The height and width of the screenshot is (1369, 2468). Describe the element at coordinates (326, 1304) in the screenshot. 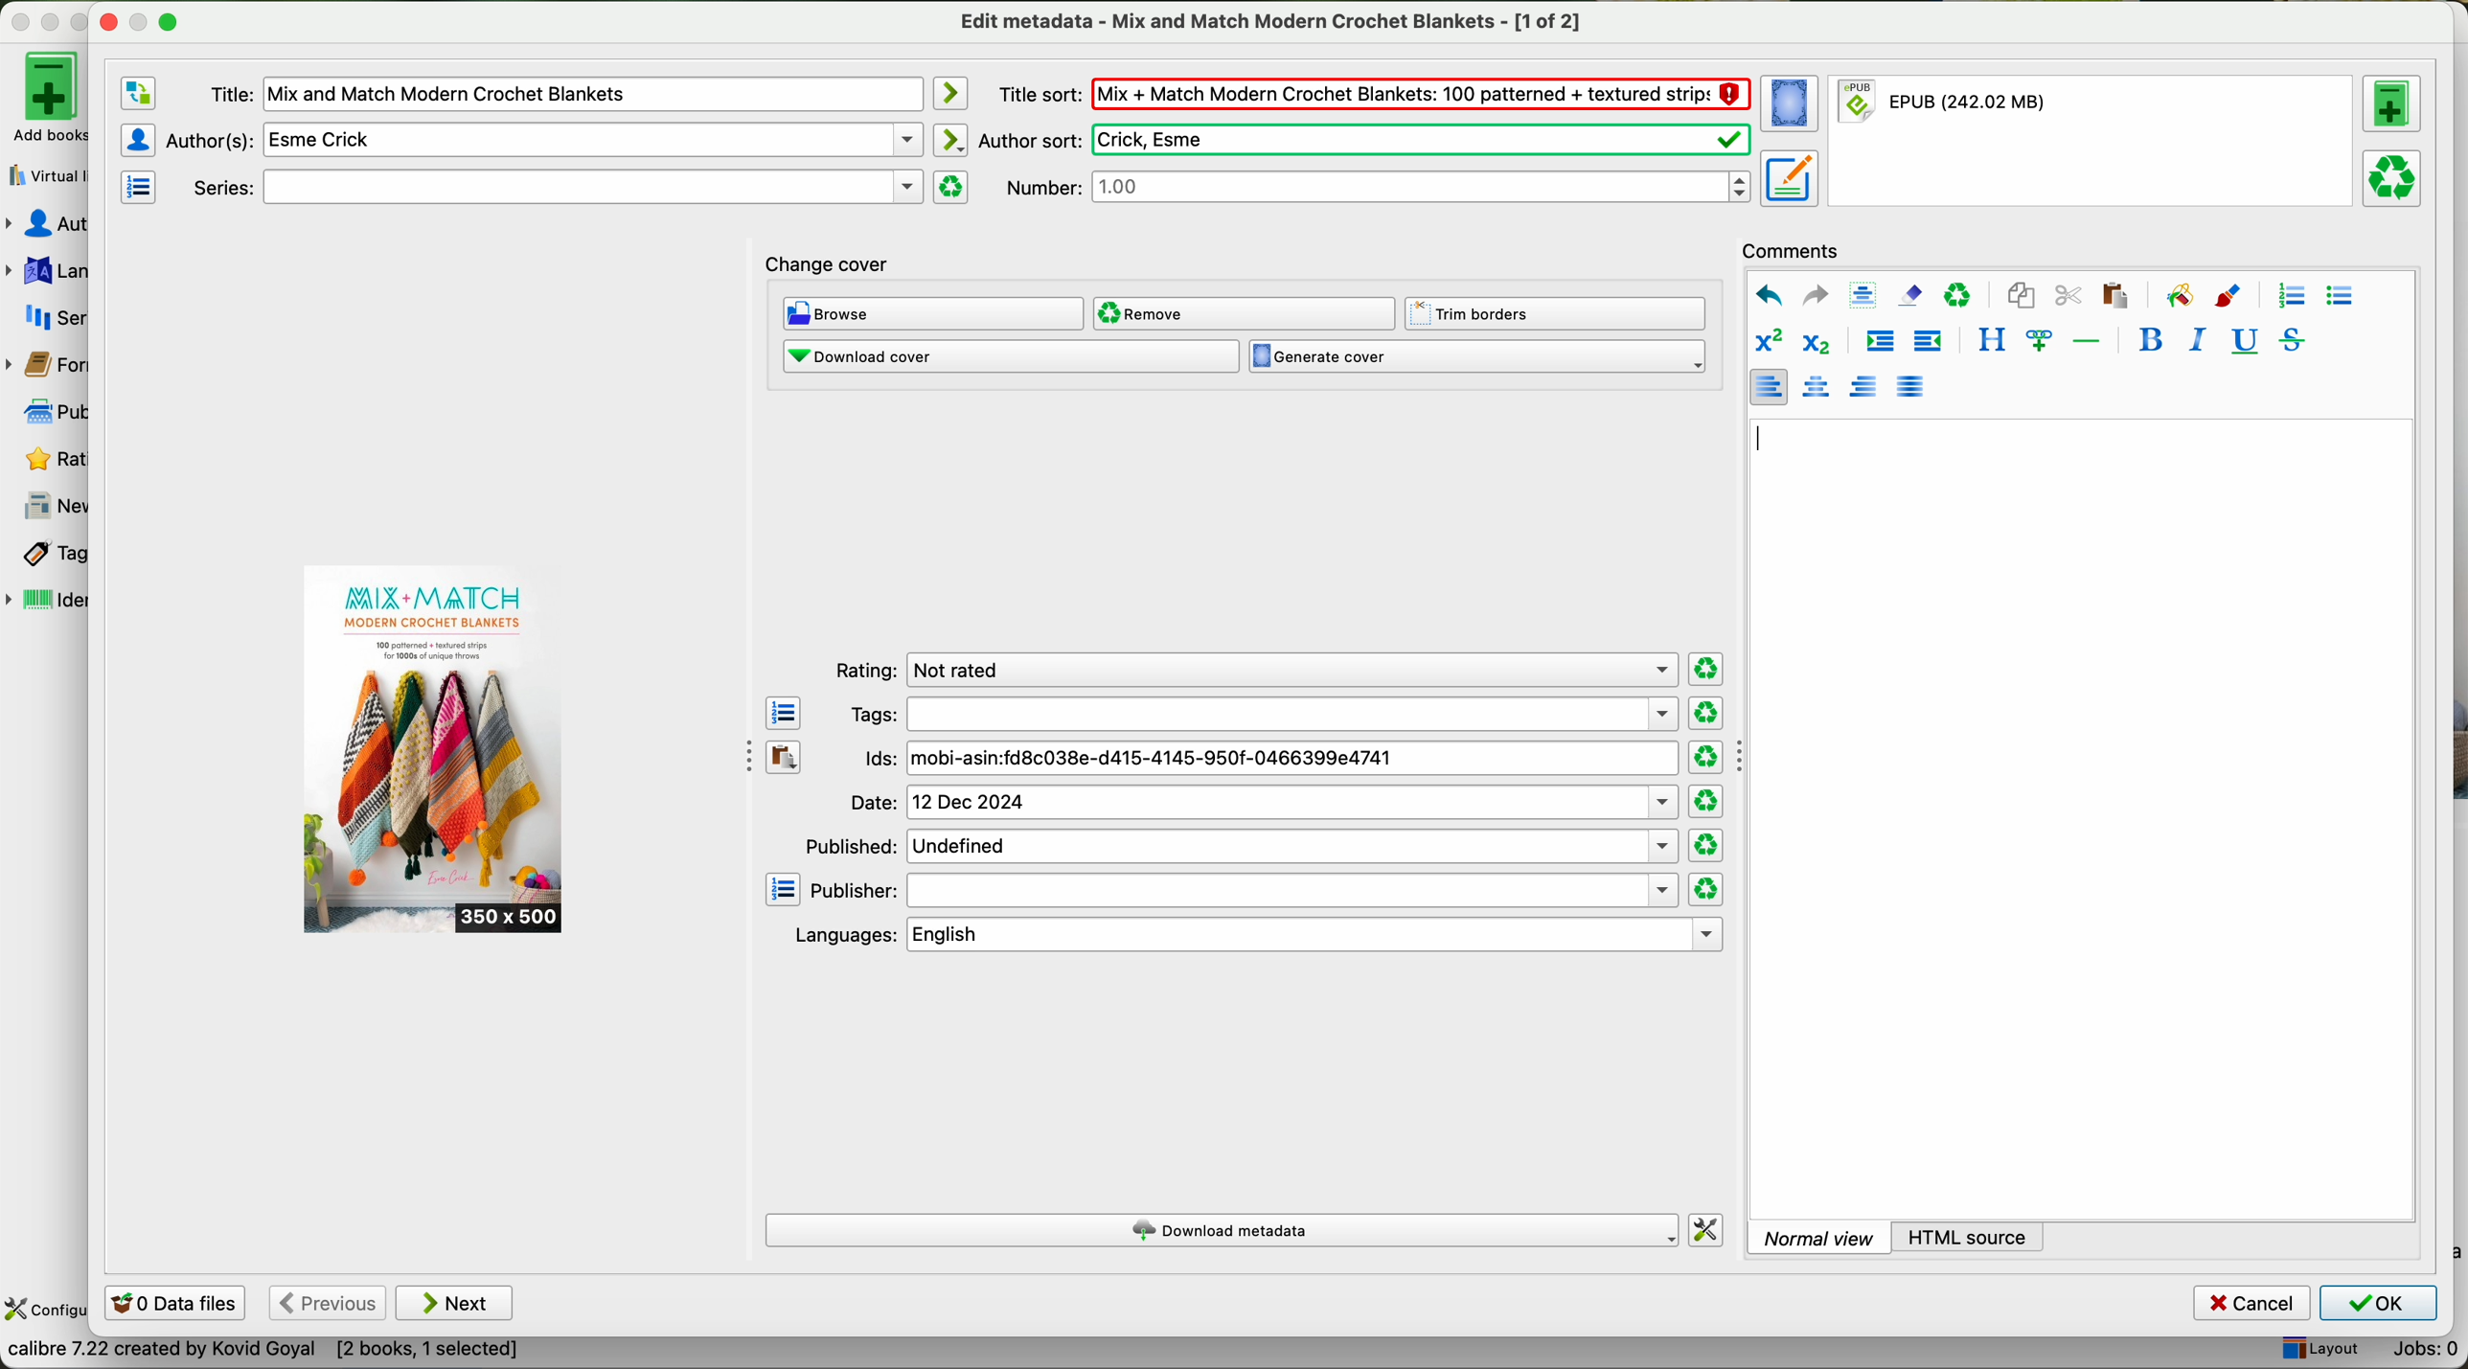

I see `previous` at that location.